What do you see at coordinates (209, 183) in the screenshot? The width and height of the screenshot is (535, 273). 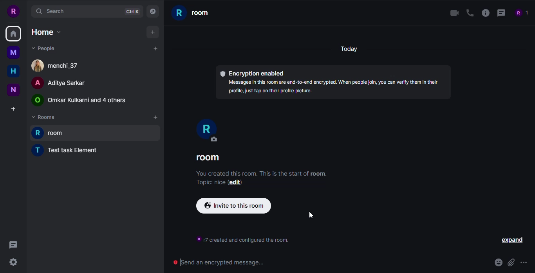 I see `topic` at bounding box center [209, 183].